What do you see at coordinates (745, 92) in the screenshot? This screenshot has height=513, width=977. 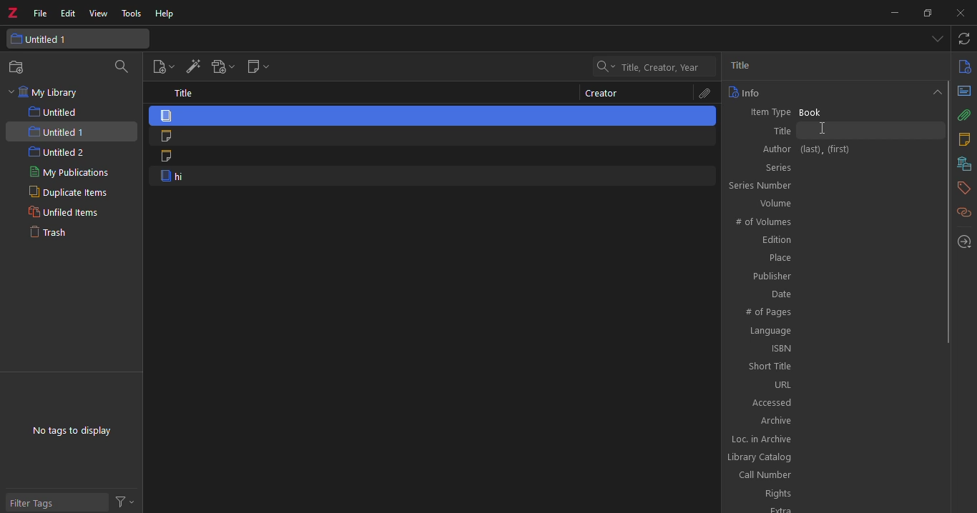 I see `info` at bounding box center [745, 92].